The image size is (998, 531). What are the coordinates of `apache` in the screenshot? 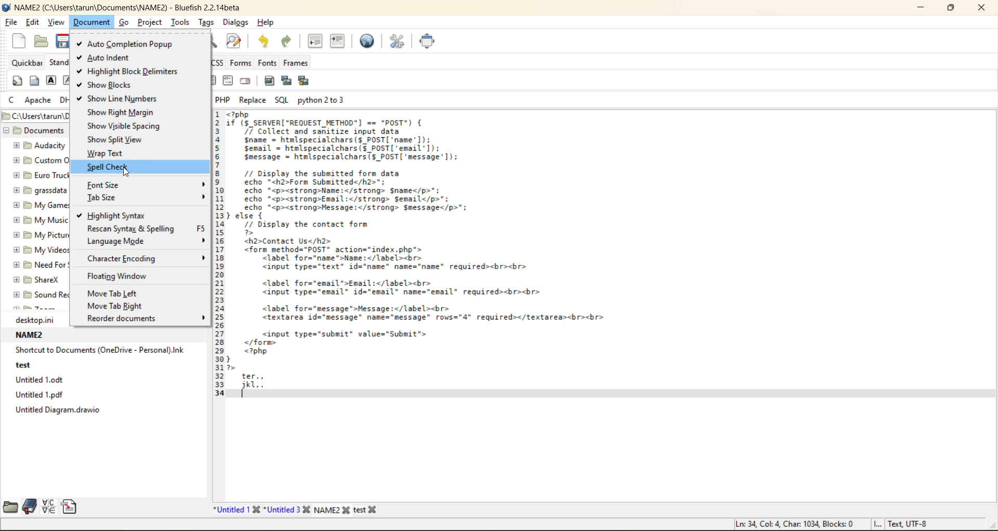 It's located at (38, 99).